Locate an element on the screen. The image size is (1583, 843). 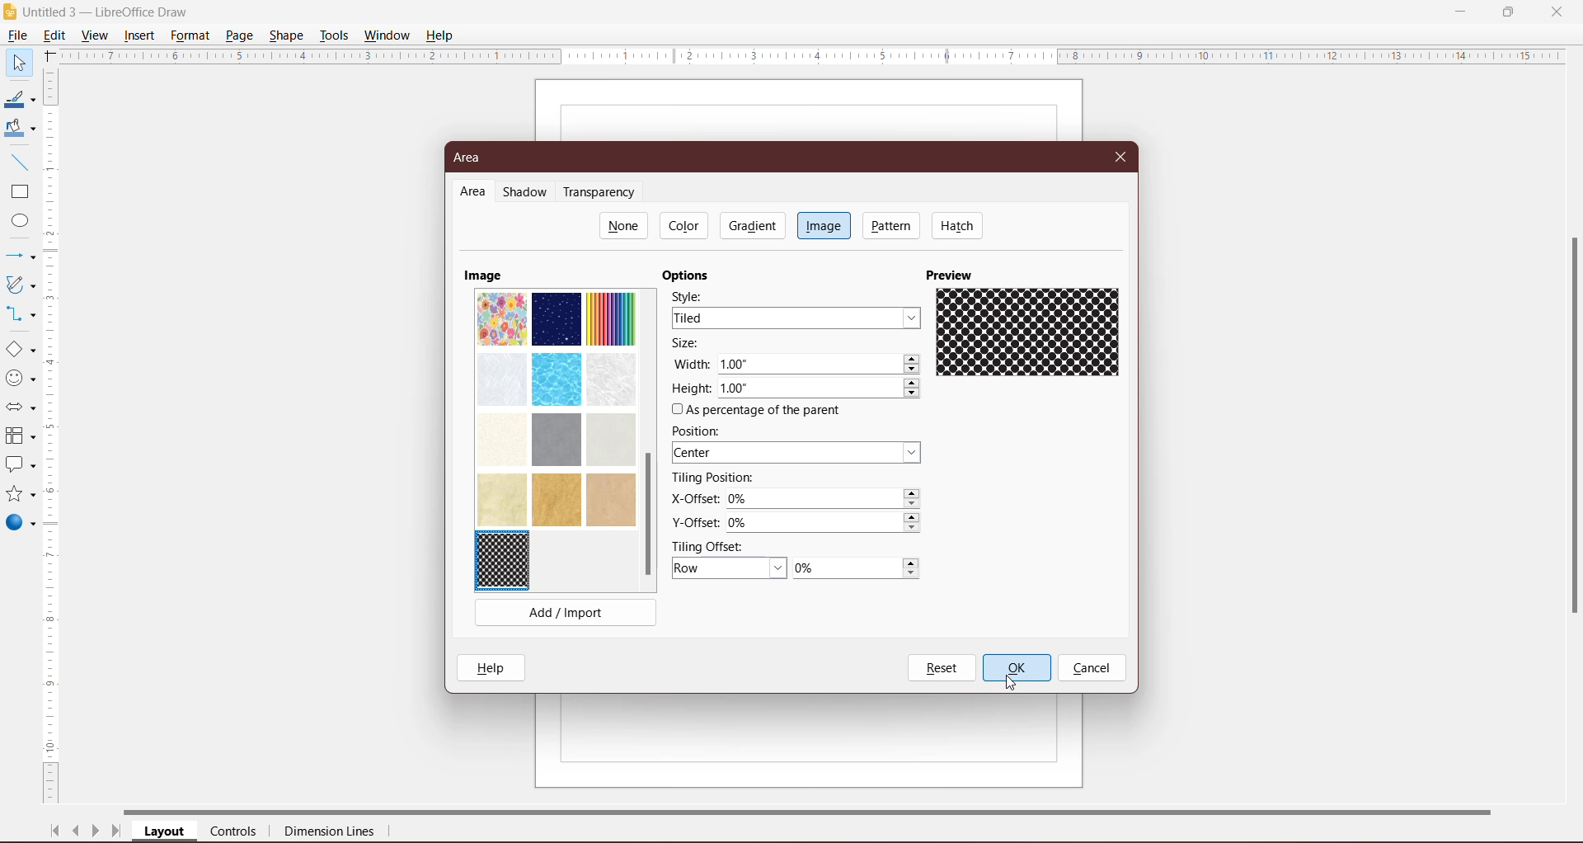
Scroll to last page is located at coordinates (117, 833).